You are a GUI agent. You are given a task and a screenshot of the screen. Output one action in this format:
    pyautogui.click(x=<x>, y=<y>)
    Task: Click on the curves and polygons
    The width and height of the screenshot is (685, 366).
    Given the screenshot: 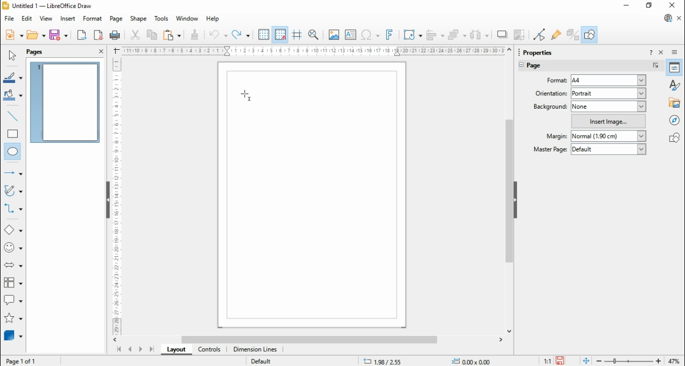 What is the action you would take?
    pyautogui.click(x=14, y=191)
    